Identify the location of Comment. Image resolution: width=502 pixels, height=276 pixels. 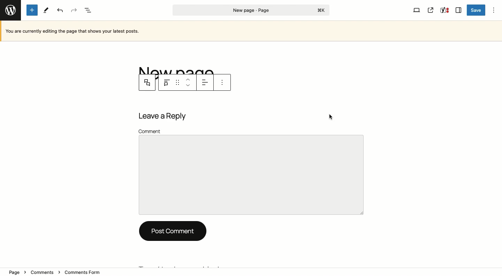
(251, 173).